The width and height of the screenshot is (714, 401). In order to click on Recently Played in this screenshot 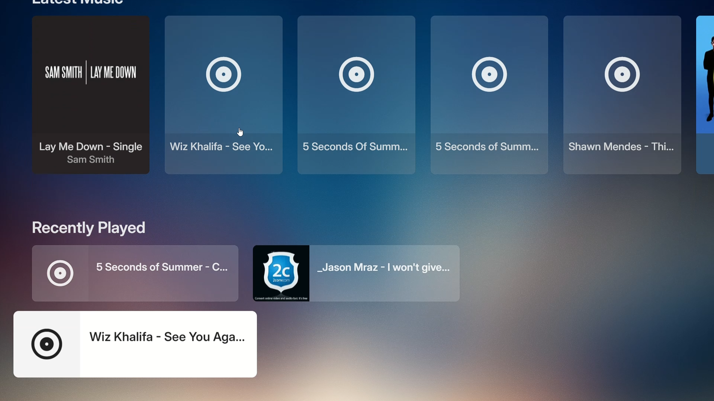, I will do `click(97, 228)`.